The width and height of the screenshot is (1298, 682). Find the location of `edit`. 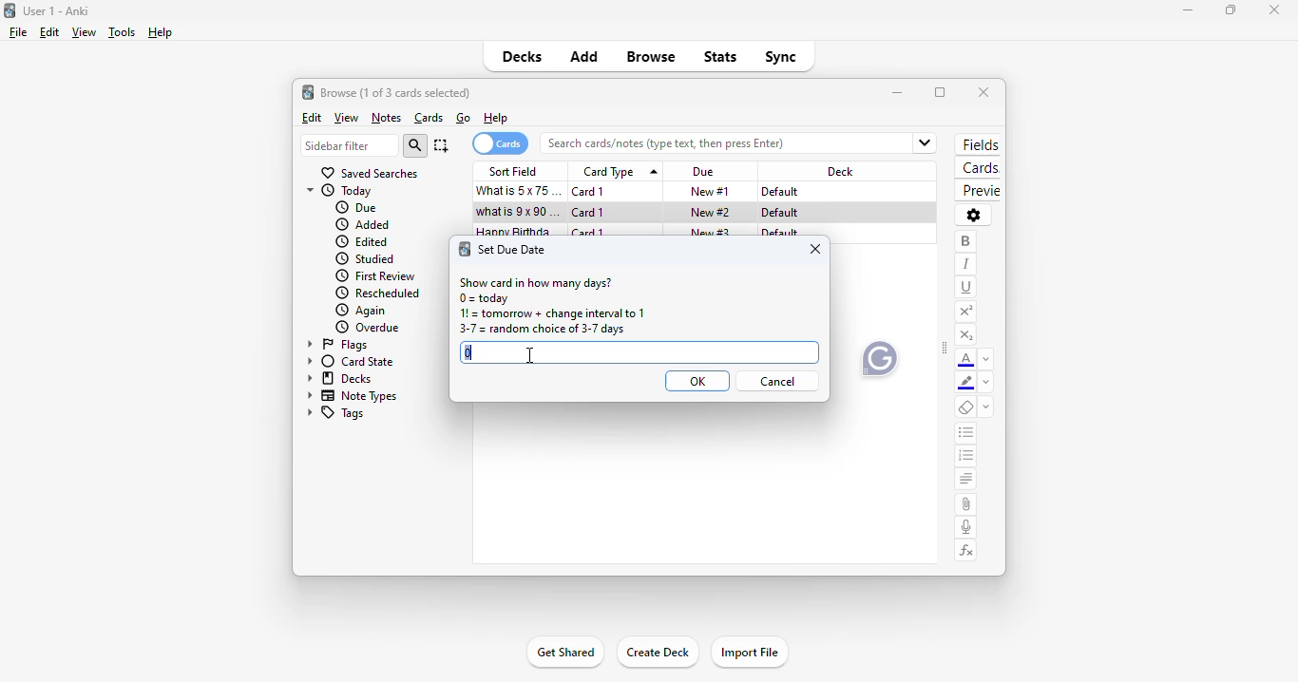

edit is located at coordinates (50, 32).